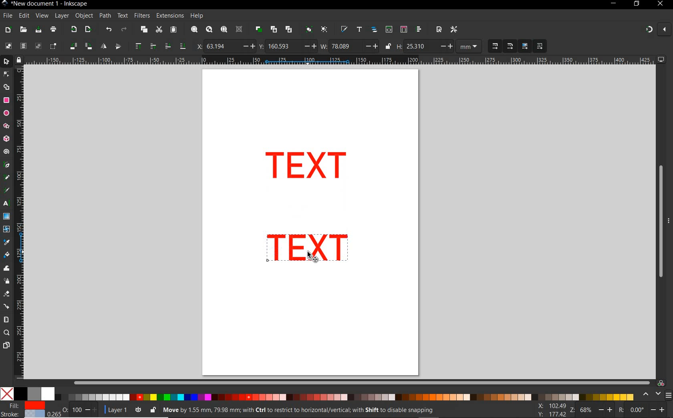 The image size is (673, 418). Describe the element at coordinates (73, 30) in the screenshot. I see `import` at that location.